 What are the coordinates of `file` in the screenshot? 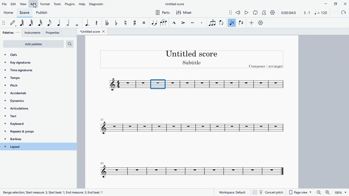 It's located at (5, 4).